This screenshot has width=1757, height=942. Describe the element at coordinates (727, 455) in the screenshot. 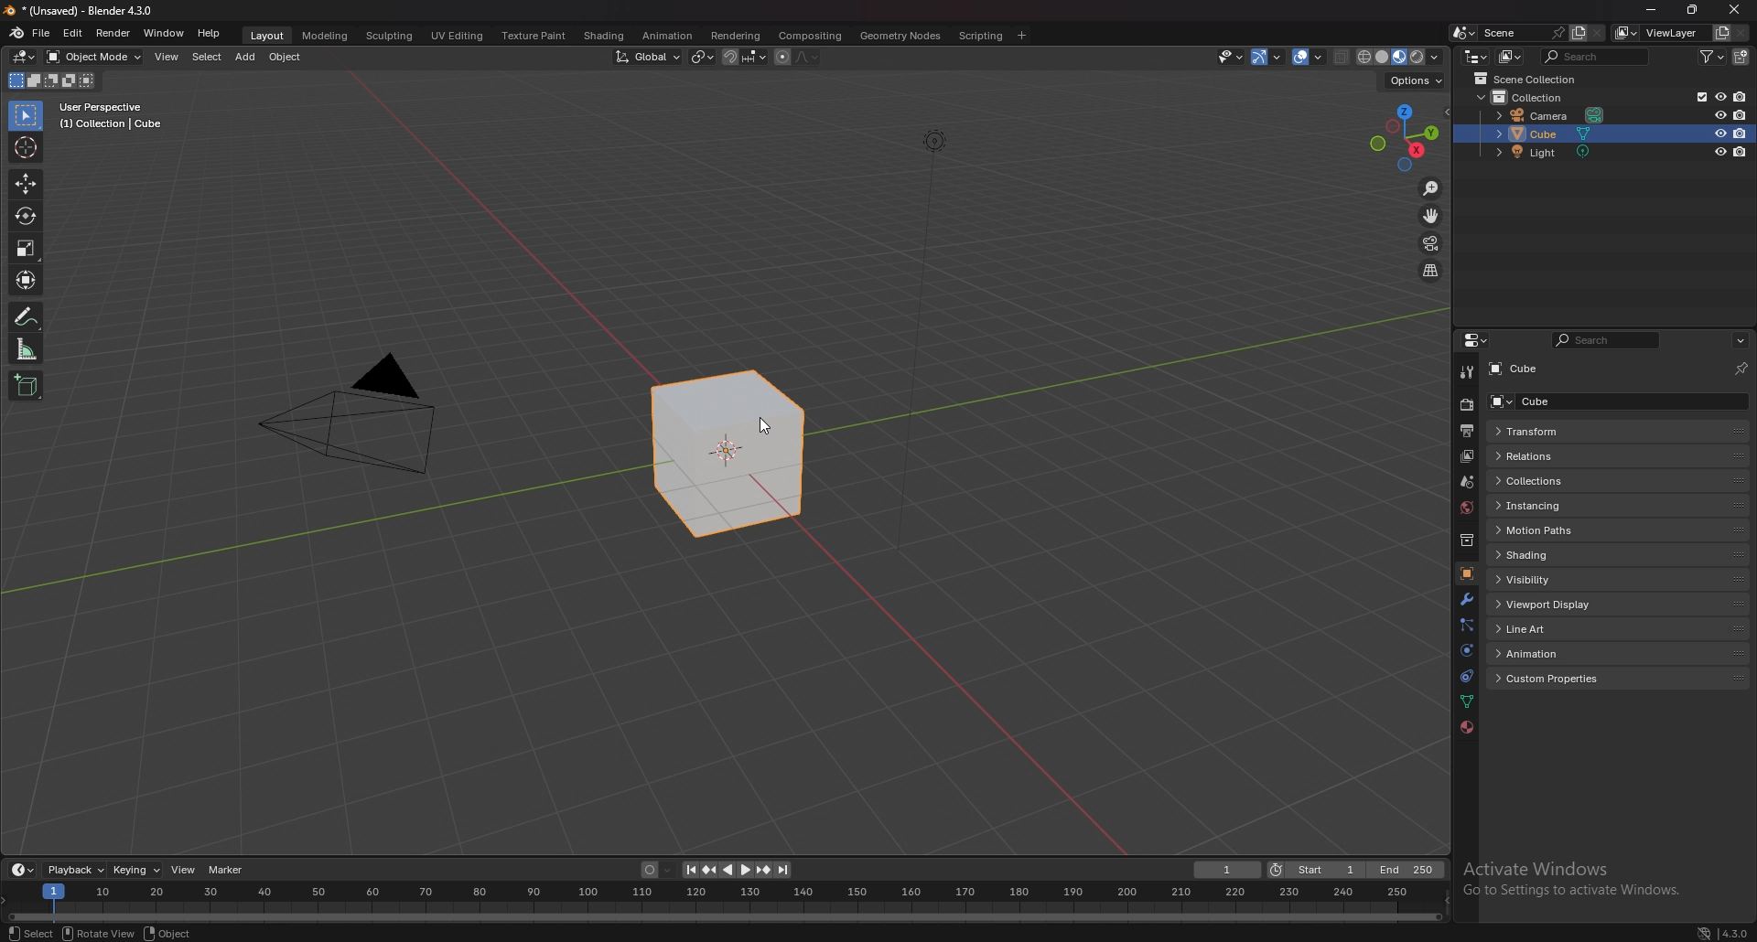

I see `selected cube` at that location.